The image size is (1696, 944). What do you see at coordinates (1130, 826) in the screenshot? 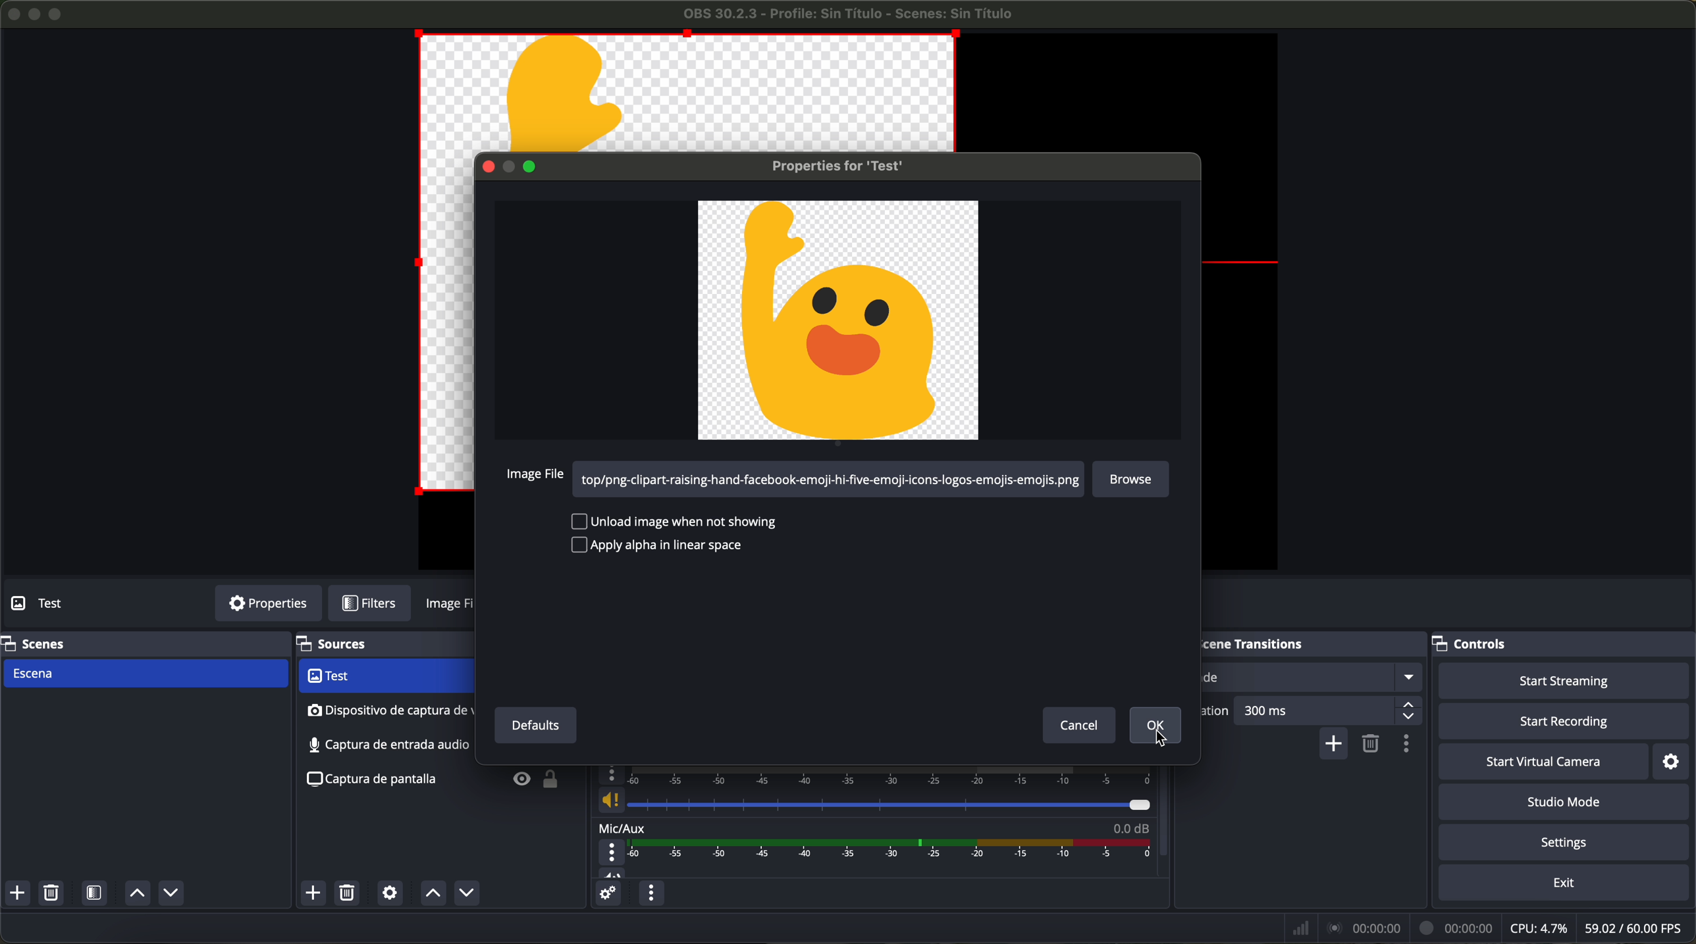
I see `0.0 dB` at bounding box center [1130, 826].